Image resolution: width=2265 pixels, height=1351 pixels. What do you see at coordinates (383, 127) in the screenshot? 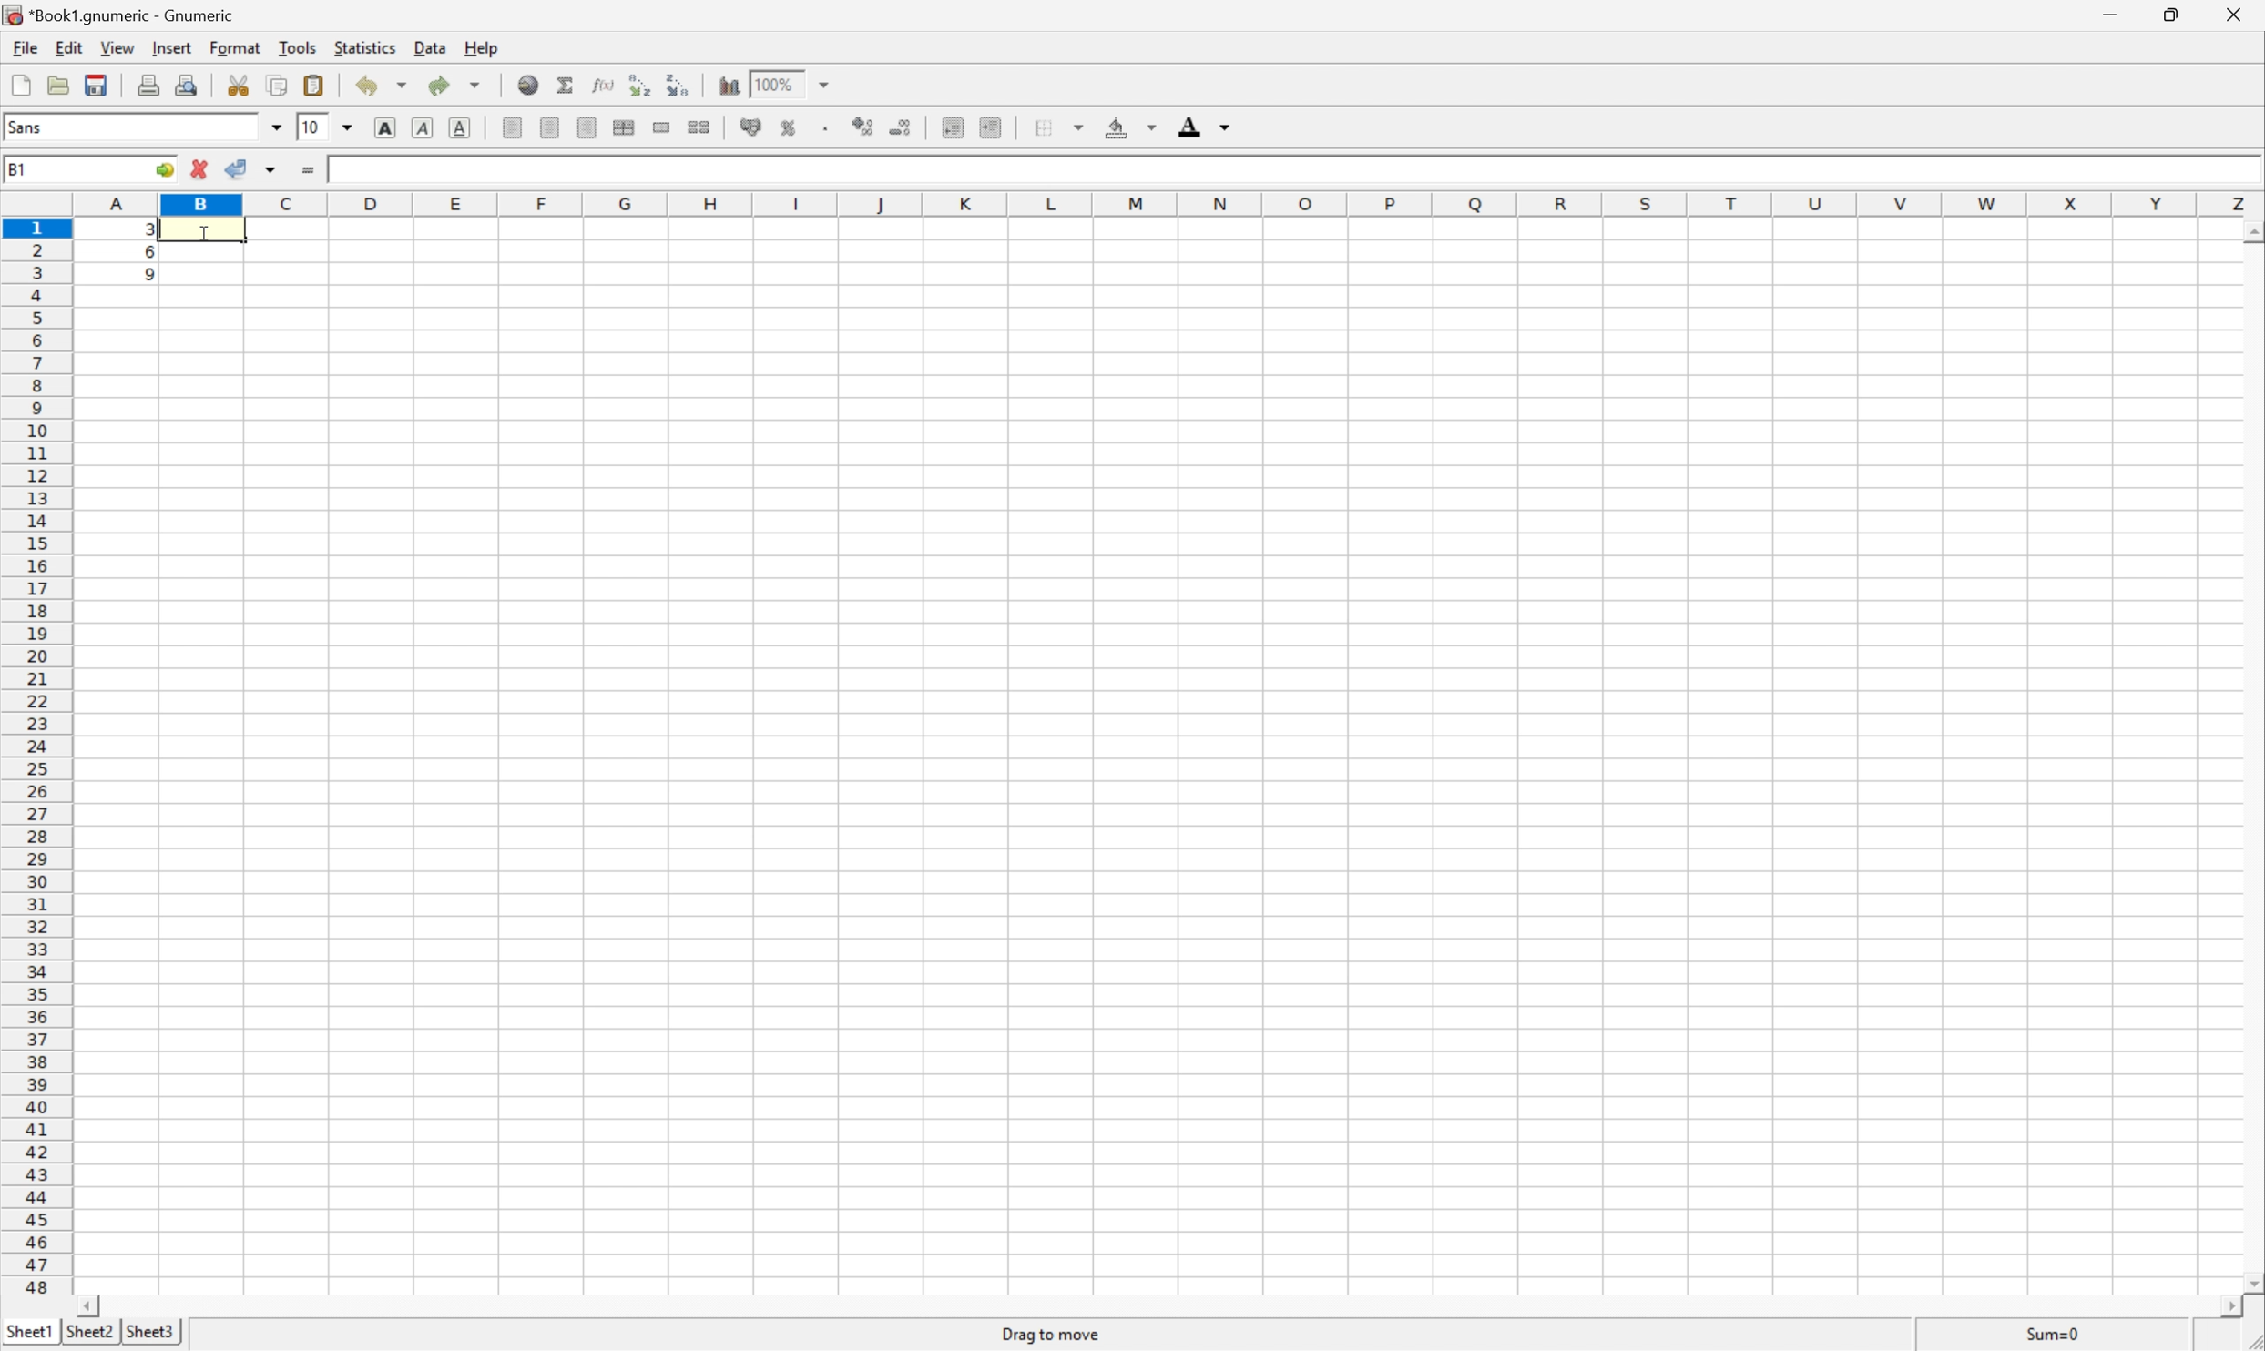
I see `Bold` at bounding box center [383, 127].